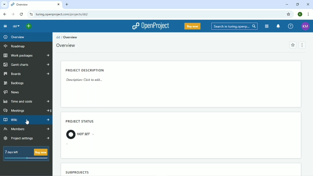  Describe the element at coordinates (14, 83) in the screenshot. I see `Backlogs` at that location.